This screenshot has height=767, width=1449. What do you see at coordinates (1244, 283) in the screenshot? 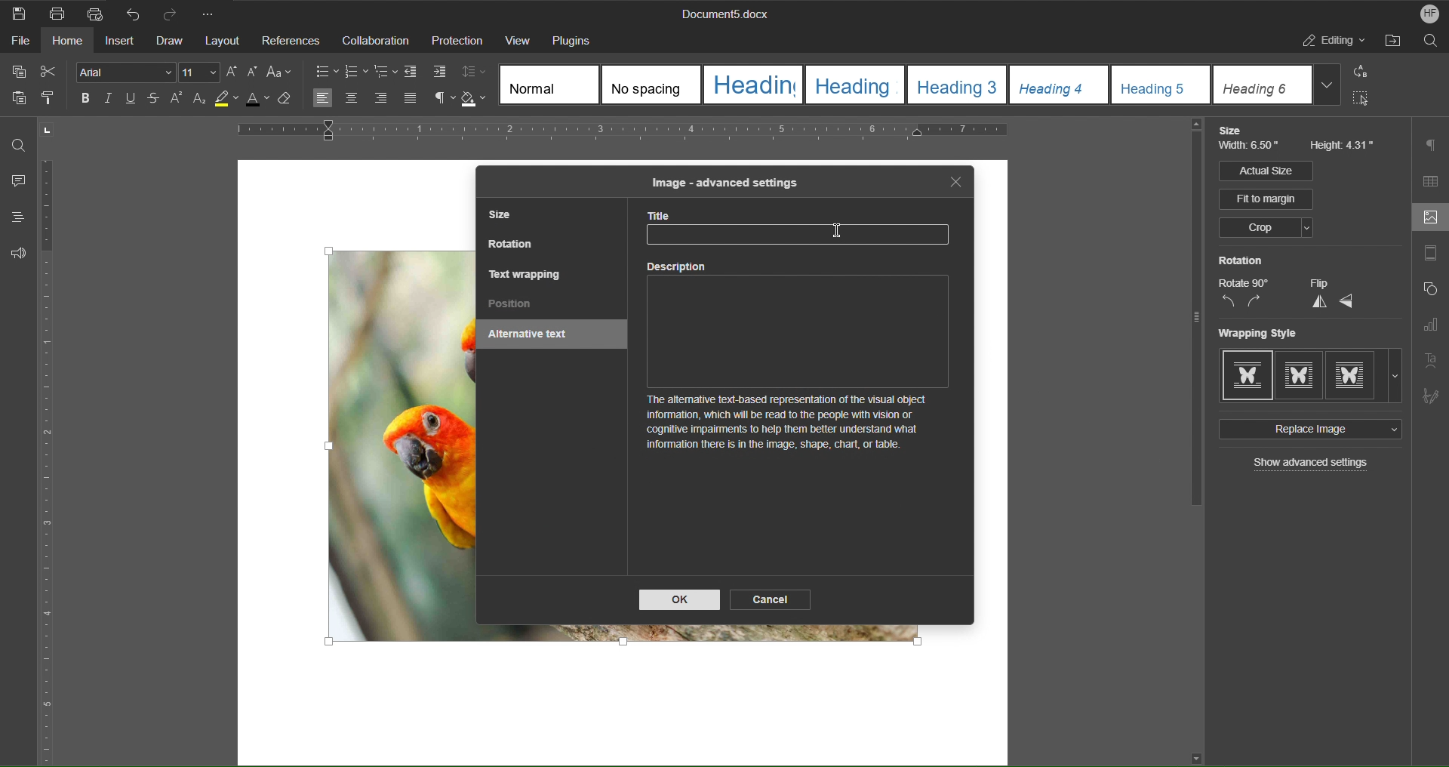
I see `Rotate 90` at bounding box center [1244, 283].